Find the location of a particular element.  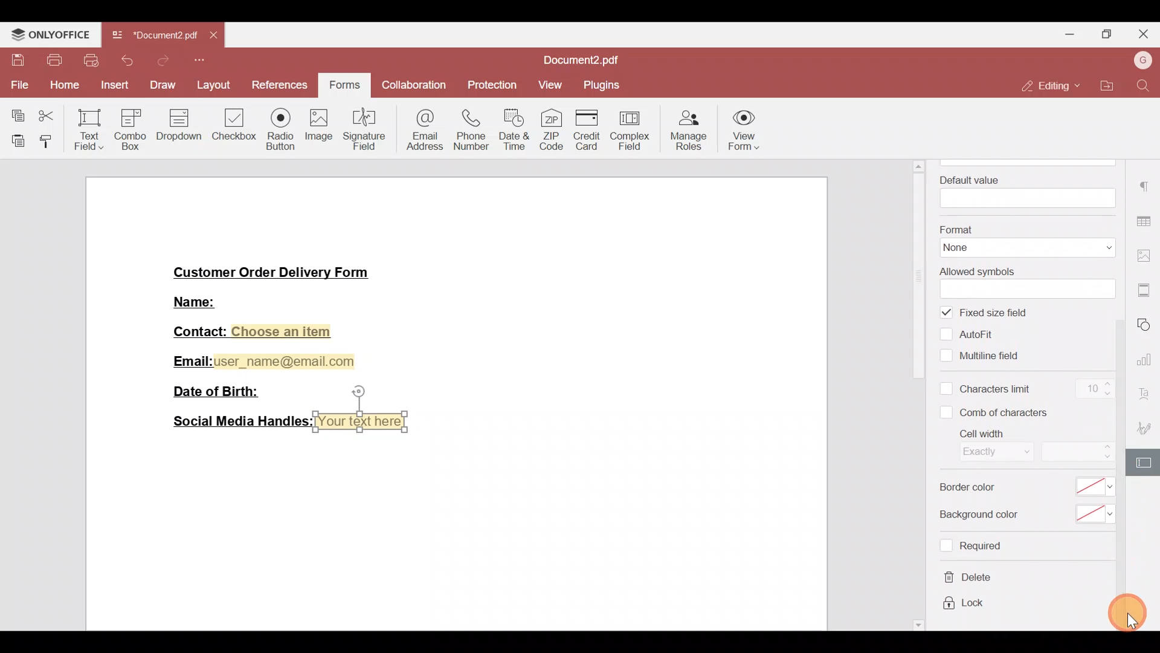

Format is located at coordinates (1025, 239).